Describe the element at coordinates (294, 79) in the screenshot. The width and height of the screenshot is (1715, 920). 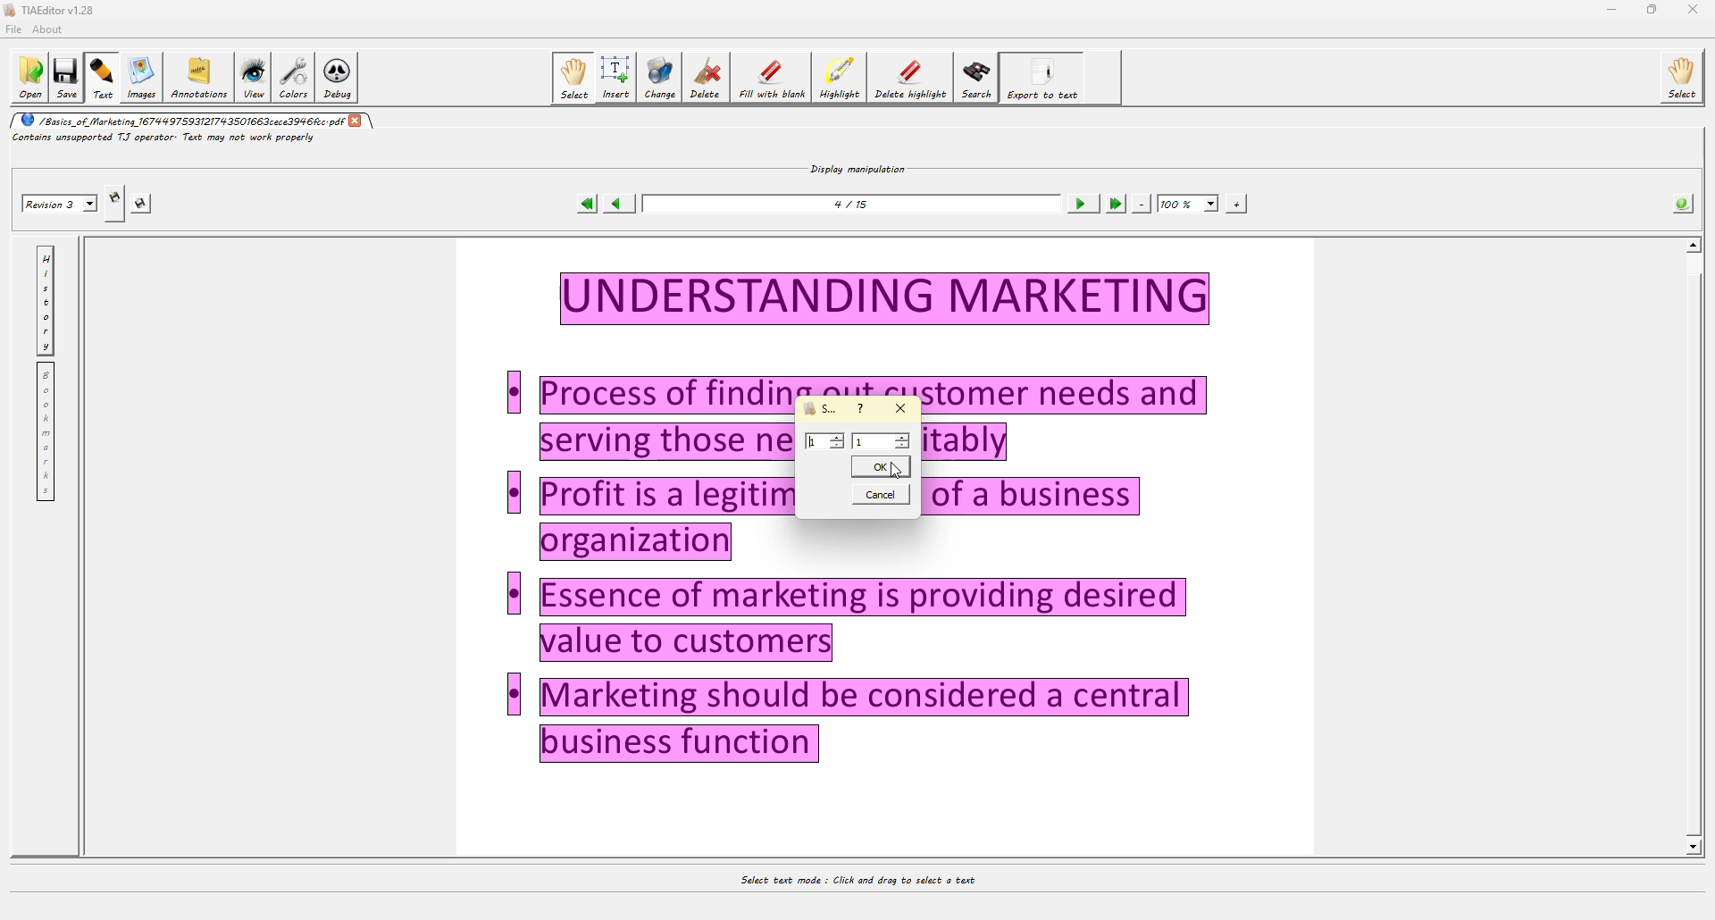
I see `colors` at that location.